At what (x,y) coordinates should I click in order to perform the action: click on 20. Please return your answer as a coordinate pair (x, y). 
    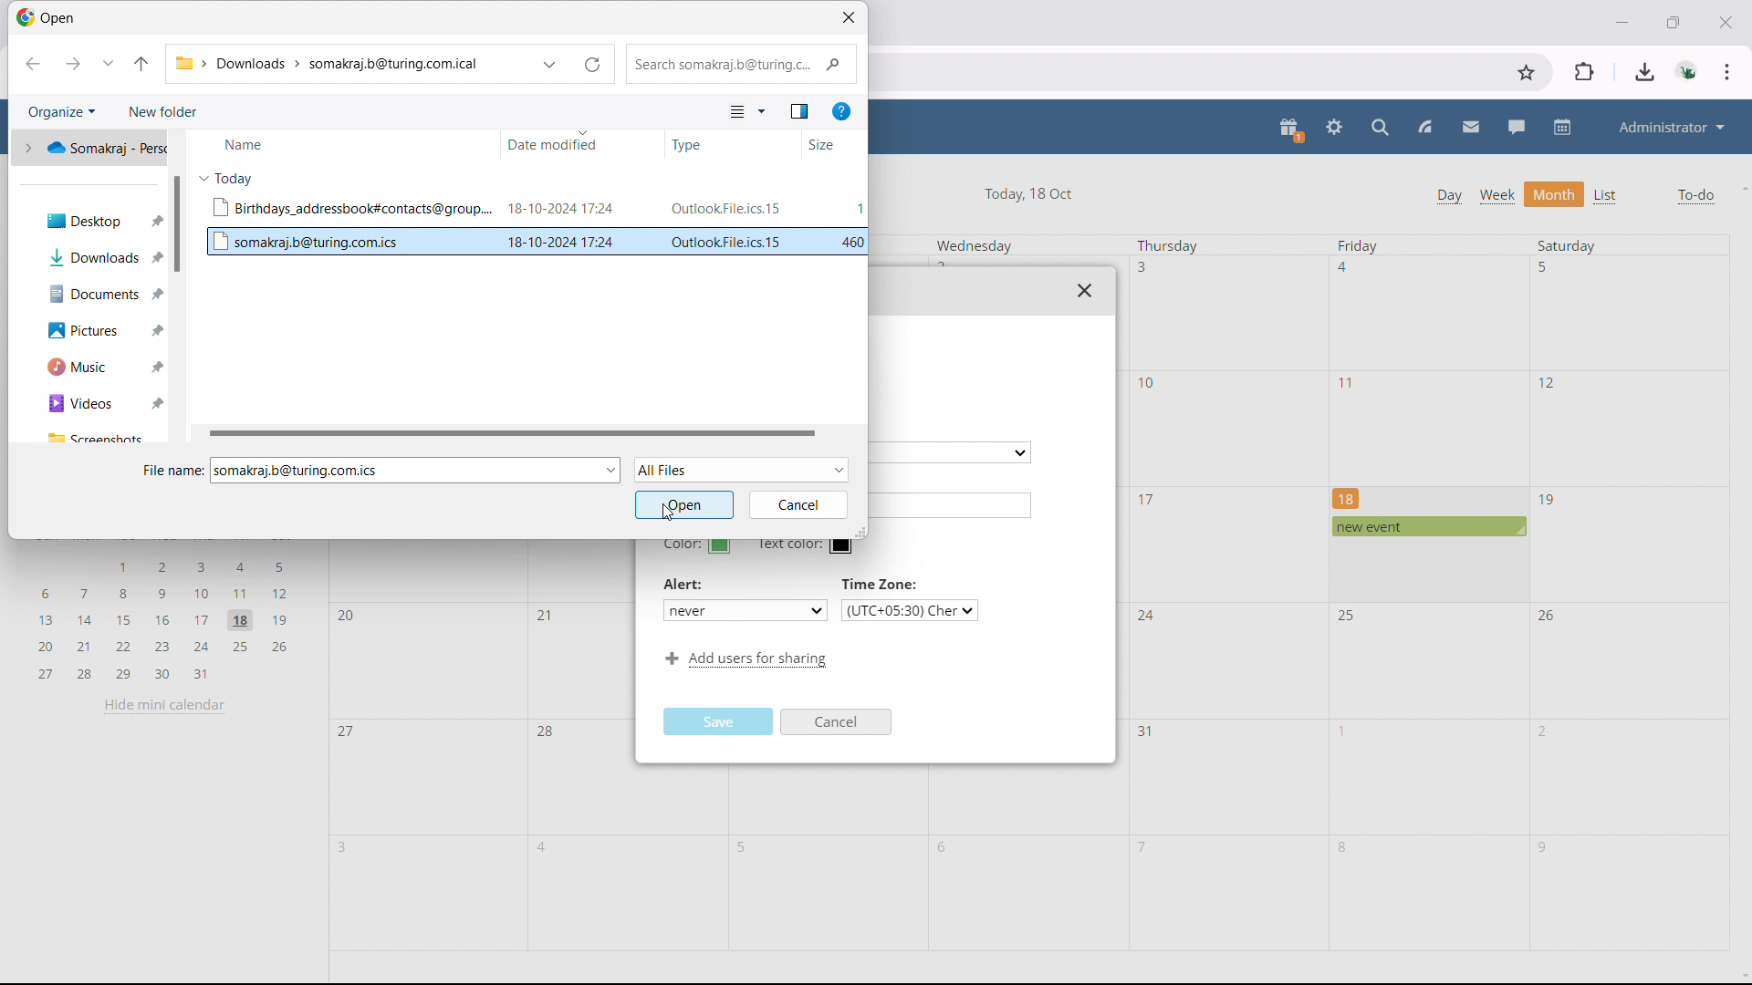
    Looking at the image, I should click on (349, 617).